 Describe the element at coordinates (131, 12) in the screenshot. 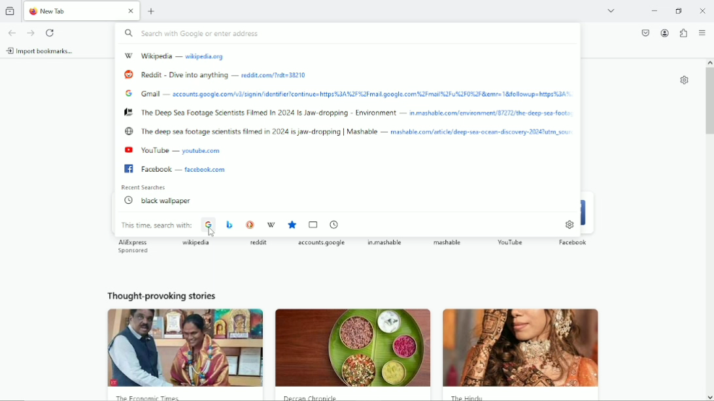

I see `close` at that location.